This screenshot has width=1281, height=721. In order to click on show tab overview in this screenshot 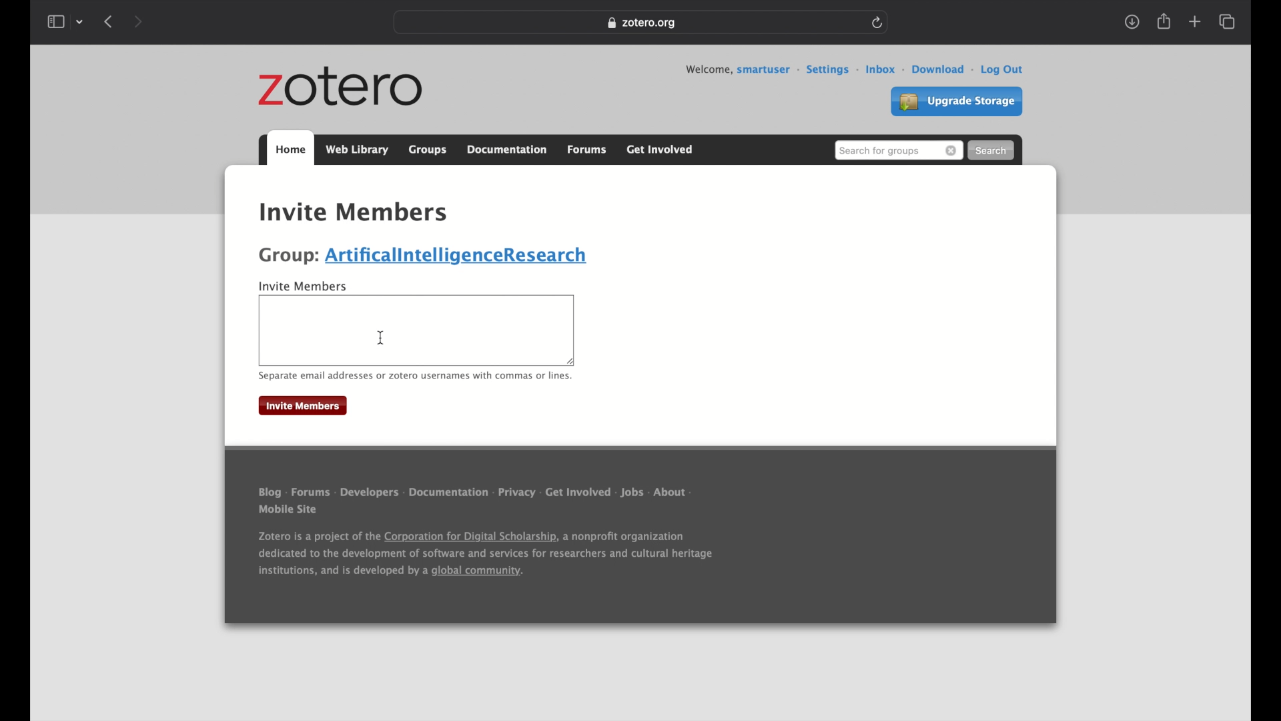, I will do `click(1228, 22)`.